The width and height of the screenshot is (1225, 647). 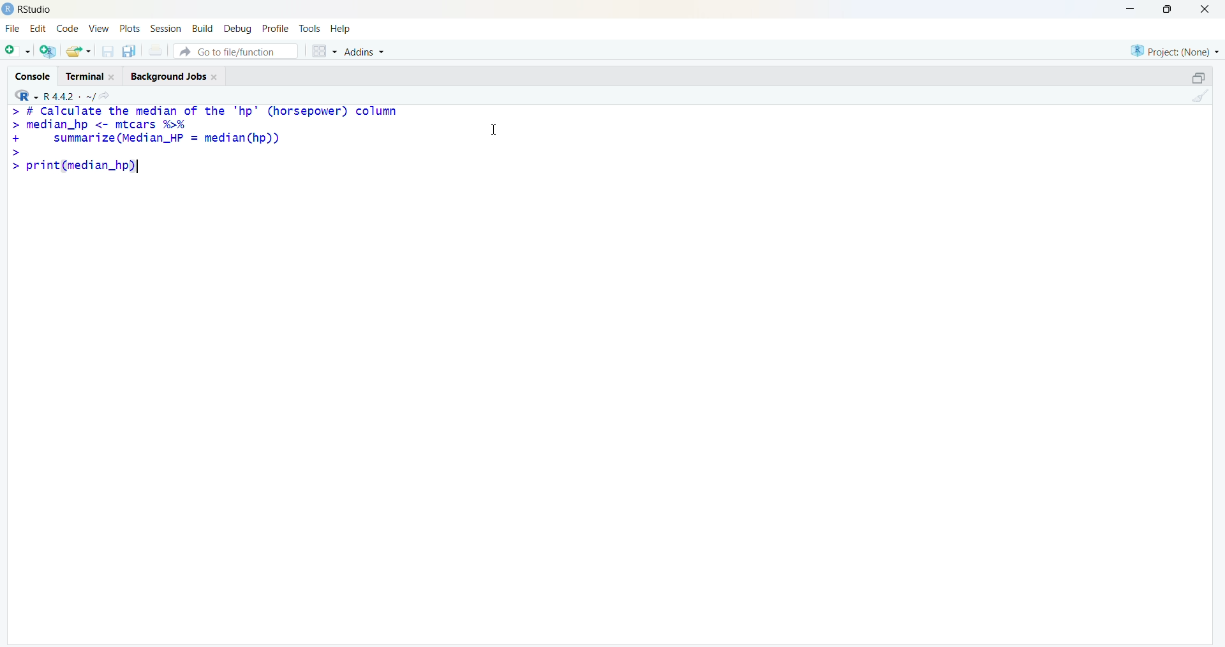 What do you see at coordinates (1175, 51) in the screenshot?
I see `Project: (None)` at bounding box center [1175, 51].